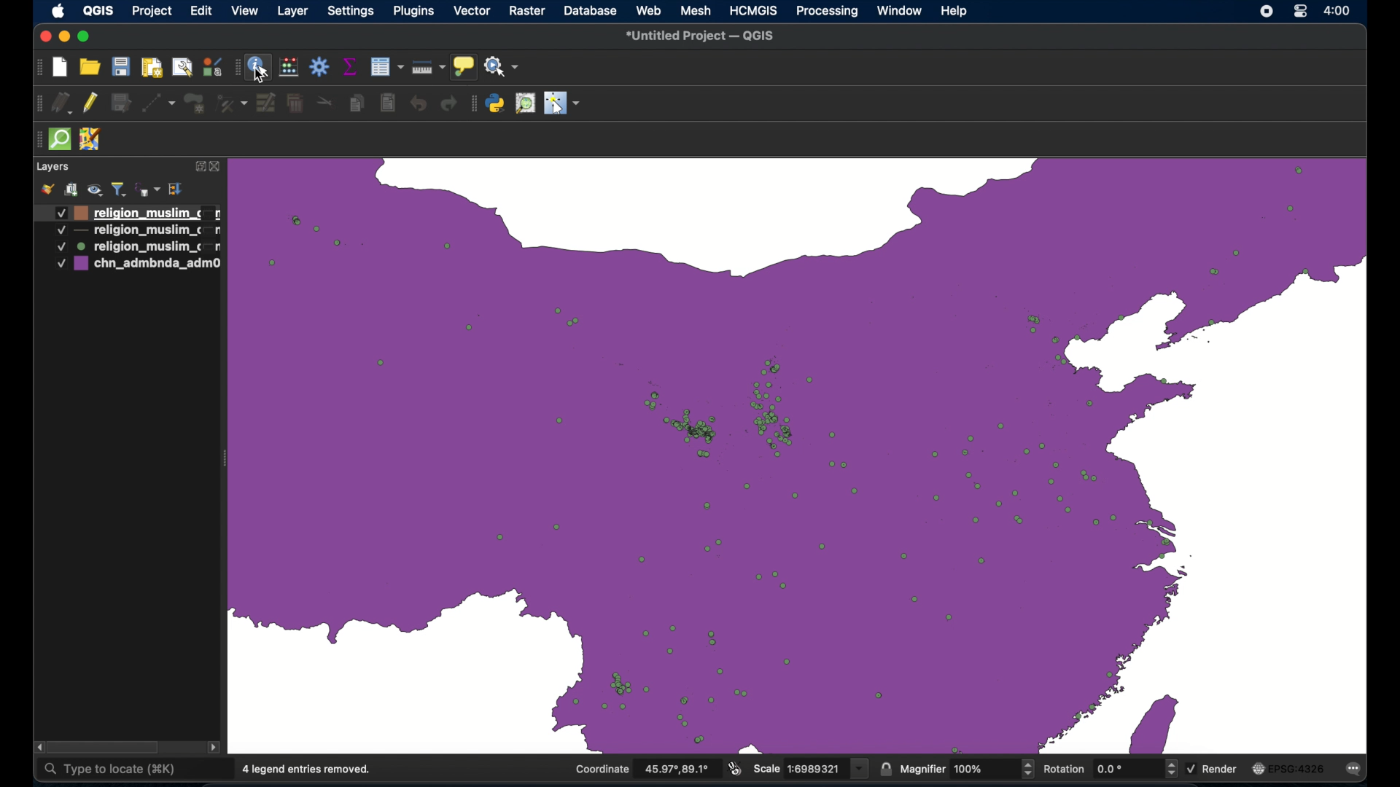 The height and width of the screenshot is (787, 1400). What do you see at coordinates (325, 102) in the screenshot?
I see `cut features` at bounding box center [325, 102].